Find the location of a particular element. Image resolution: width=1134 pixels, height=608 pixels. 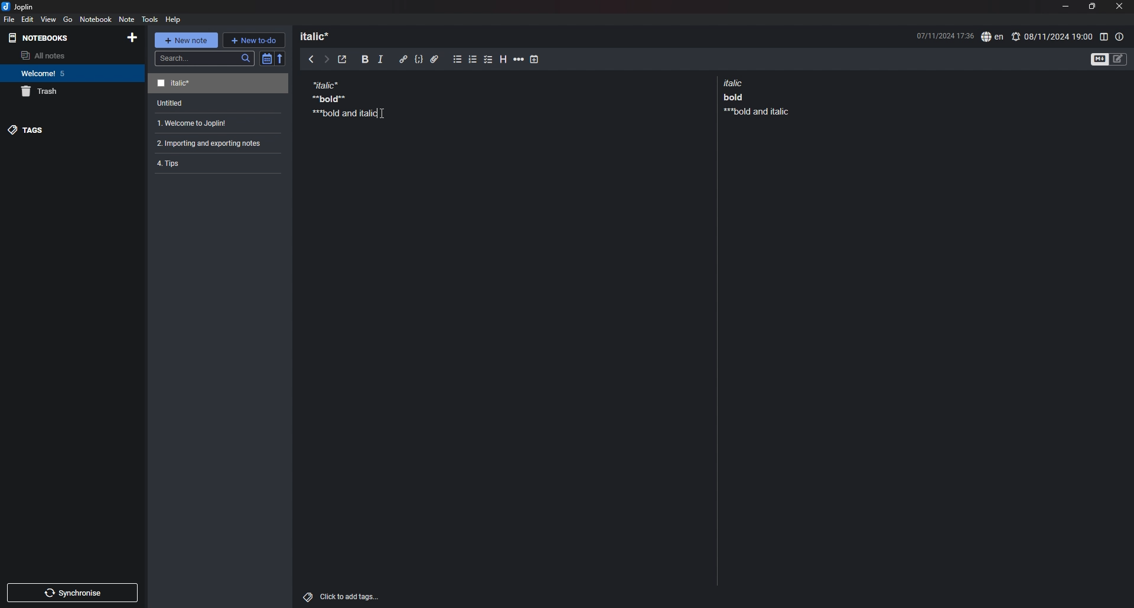

note is located at coordinates (214, 162).